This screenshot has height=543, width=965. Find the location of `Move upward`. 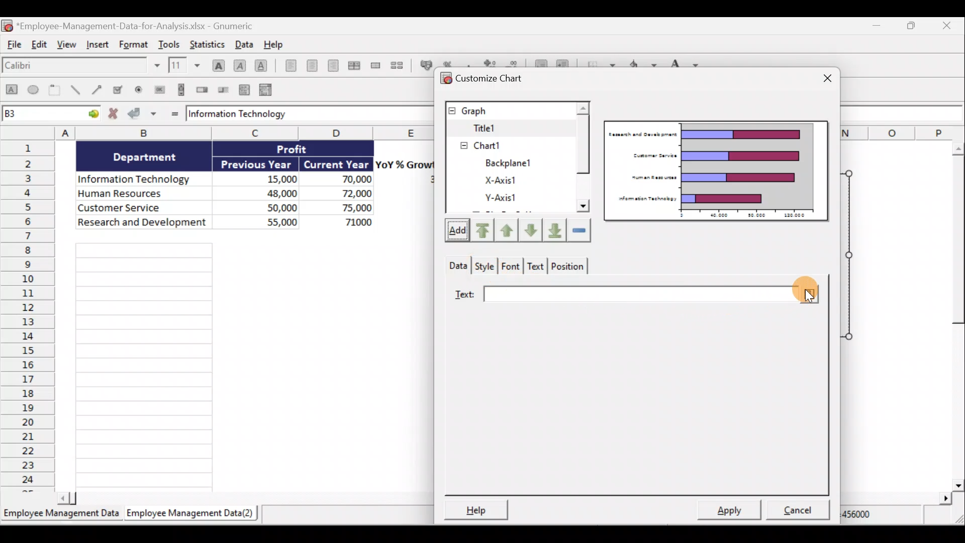

Move upward is located at coordinates (508, 229).